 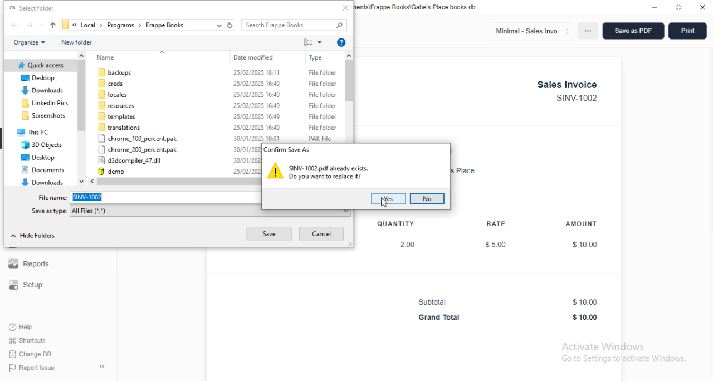 What do you see at coordinates (588, 31) in the screenshot?
I see `options` at bounding box center [588, 31].